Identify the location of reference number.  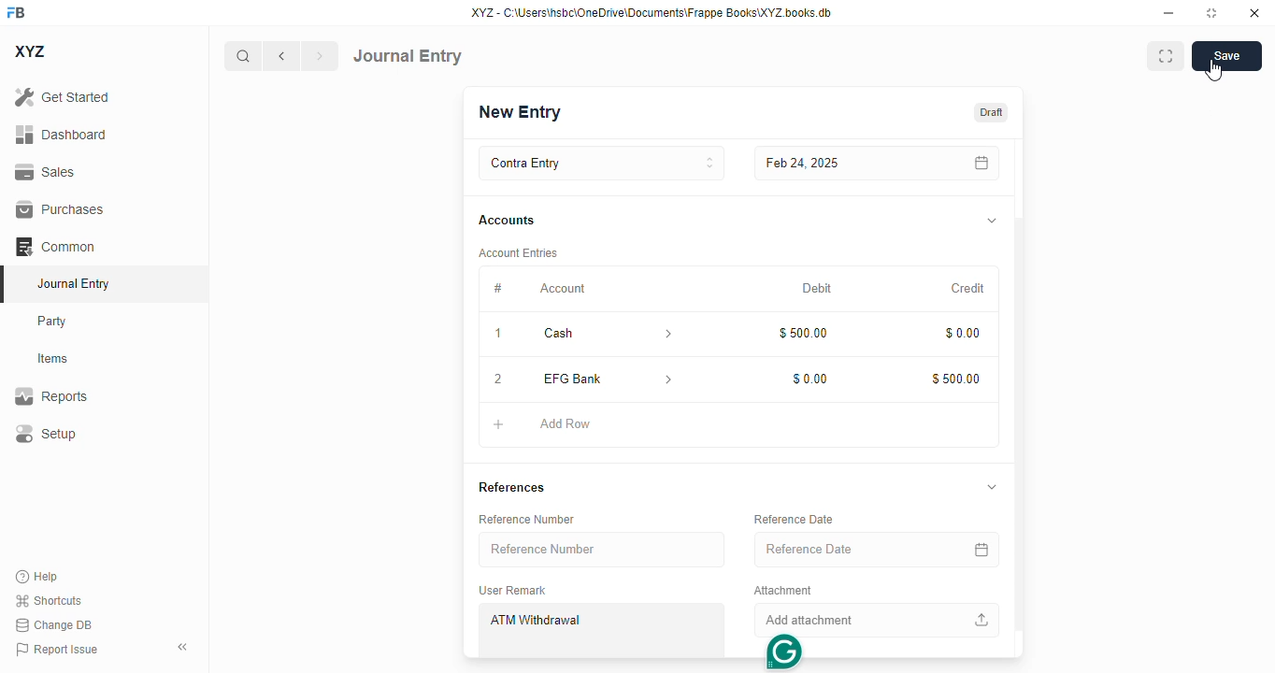
(603, 550).